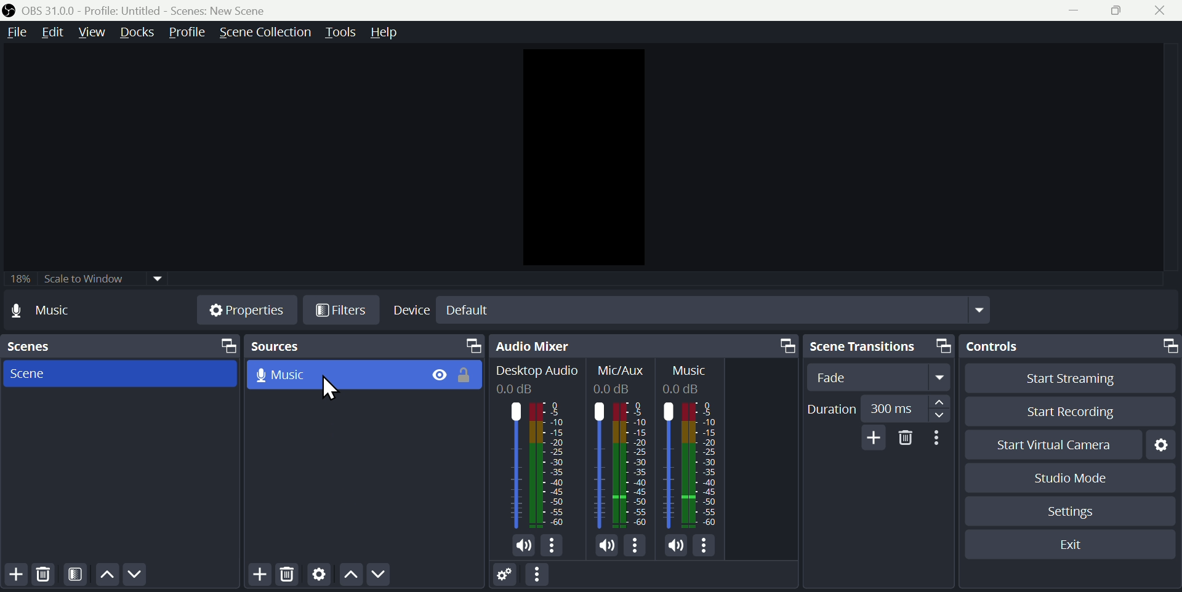 The height and width of the screenshot is (592, 1182). What do you see at coordinates (534, 465) in the screenshot?
I see `Audio bar` at bounding box center [534, 465].